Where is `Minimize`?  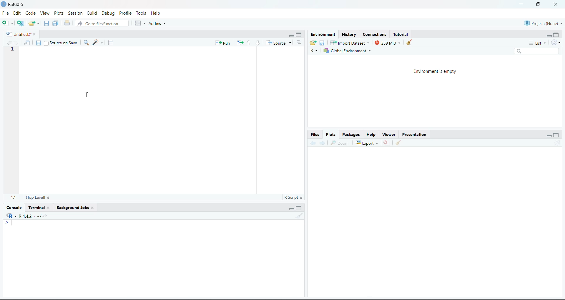
Minimize is located at coordinates (548, 35).